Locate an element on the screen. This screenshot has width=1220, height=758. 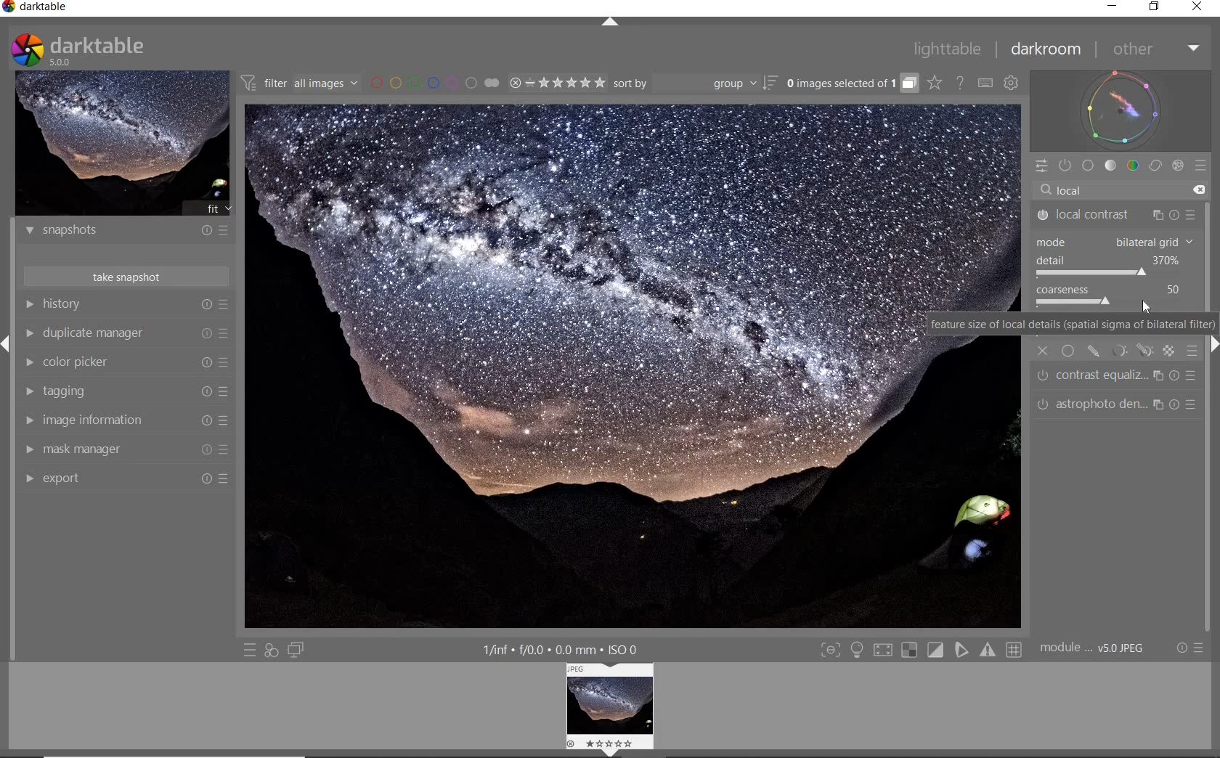
SET KEYBOARD SHORTCUTS is located at coordinates (985, 83).